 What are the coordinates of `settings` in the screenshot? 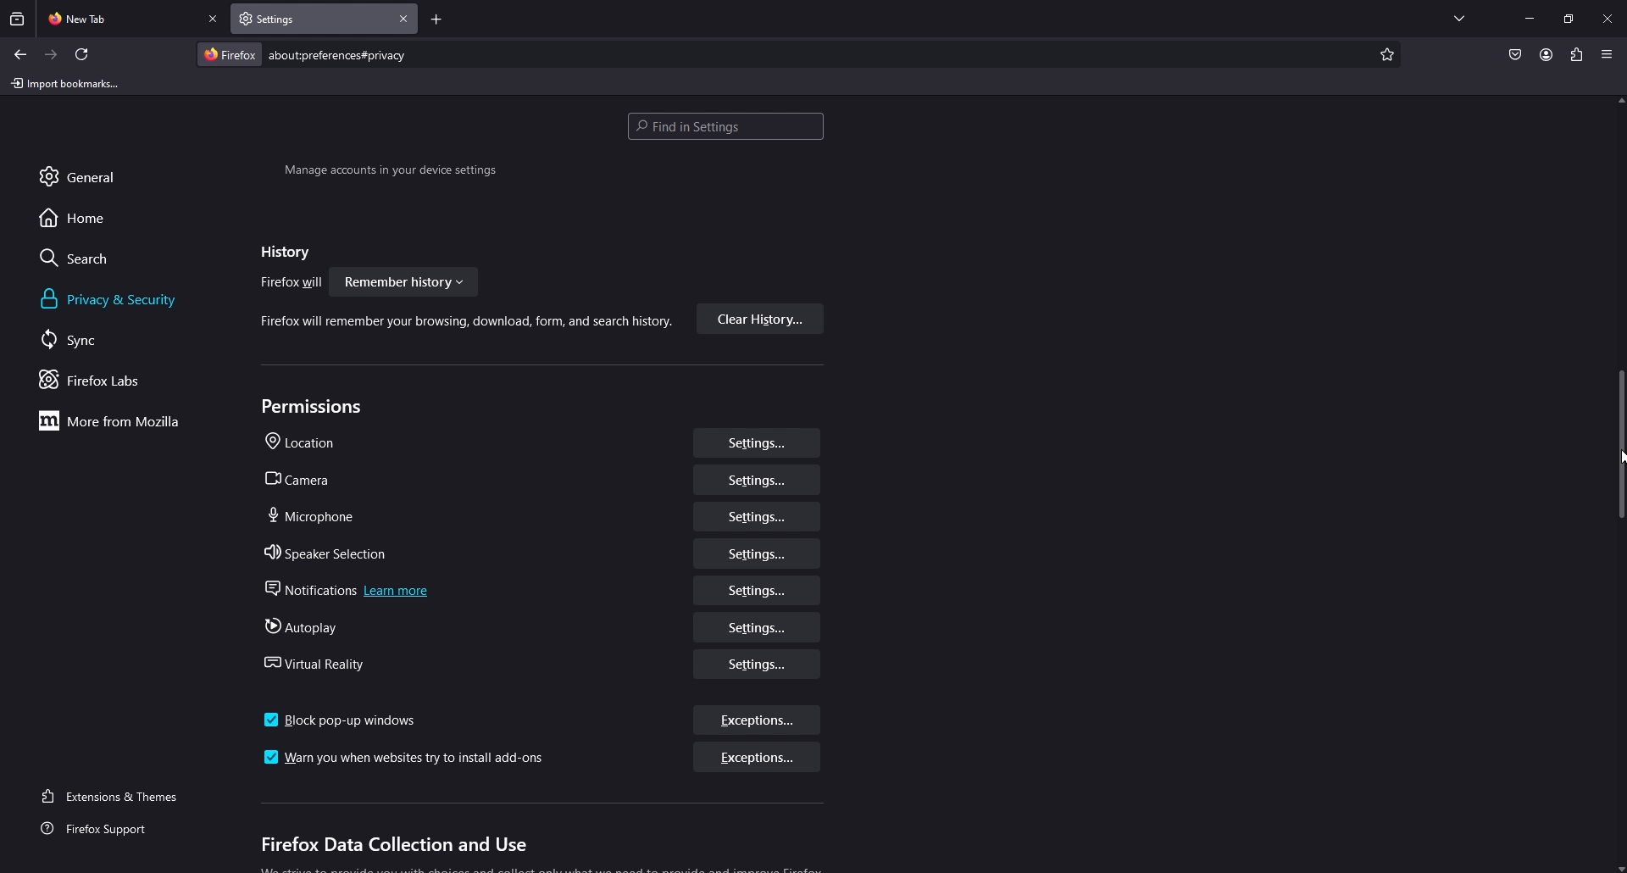 It's located at (759, 591).